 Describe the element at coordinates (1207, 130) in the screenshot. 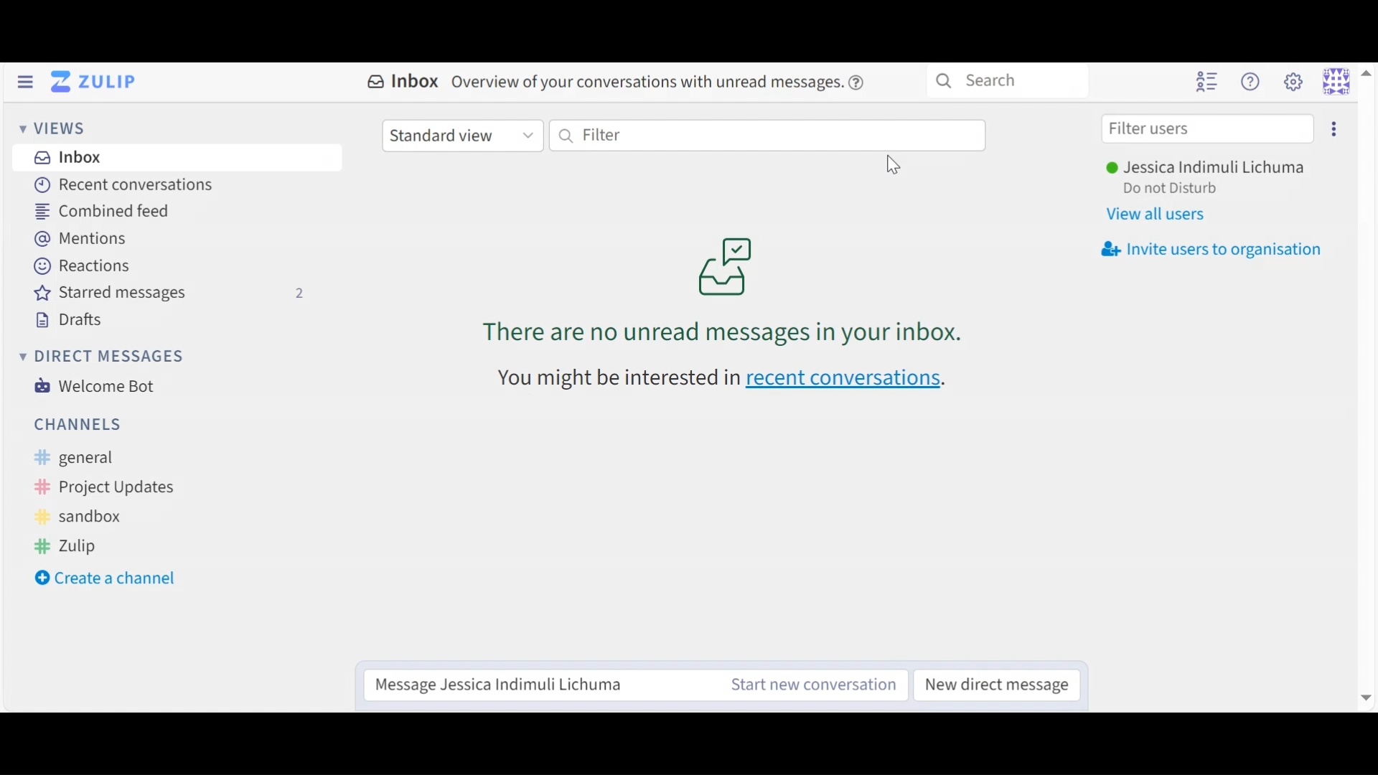

I see `Filter user` at that location.